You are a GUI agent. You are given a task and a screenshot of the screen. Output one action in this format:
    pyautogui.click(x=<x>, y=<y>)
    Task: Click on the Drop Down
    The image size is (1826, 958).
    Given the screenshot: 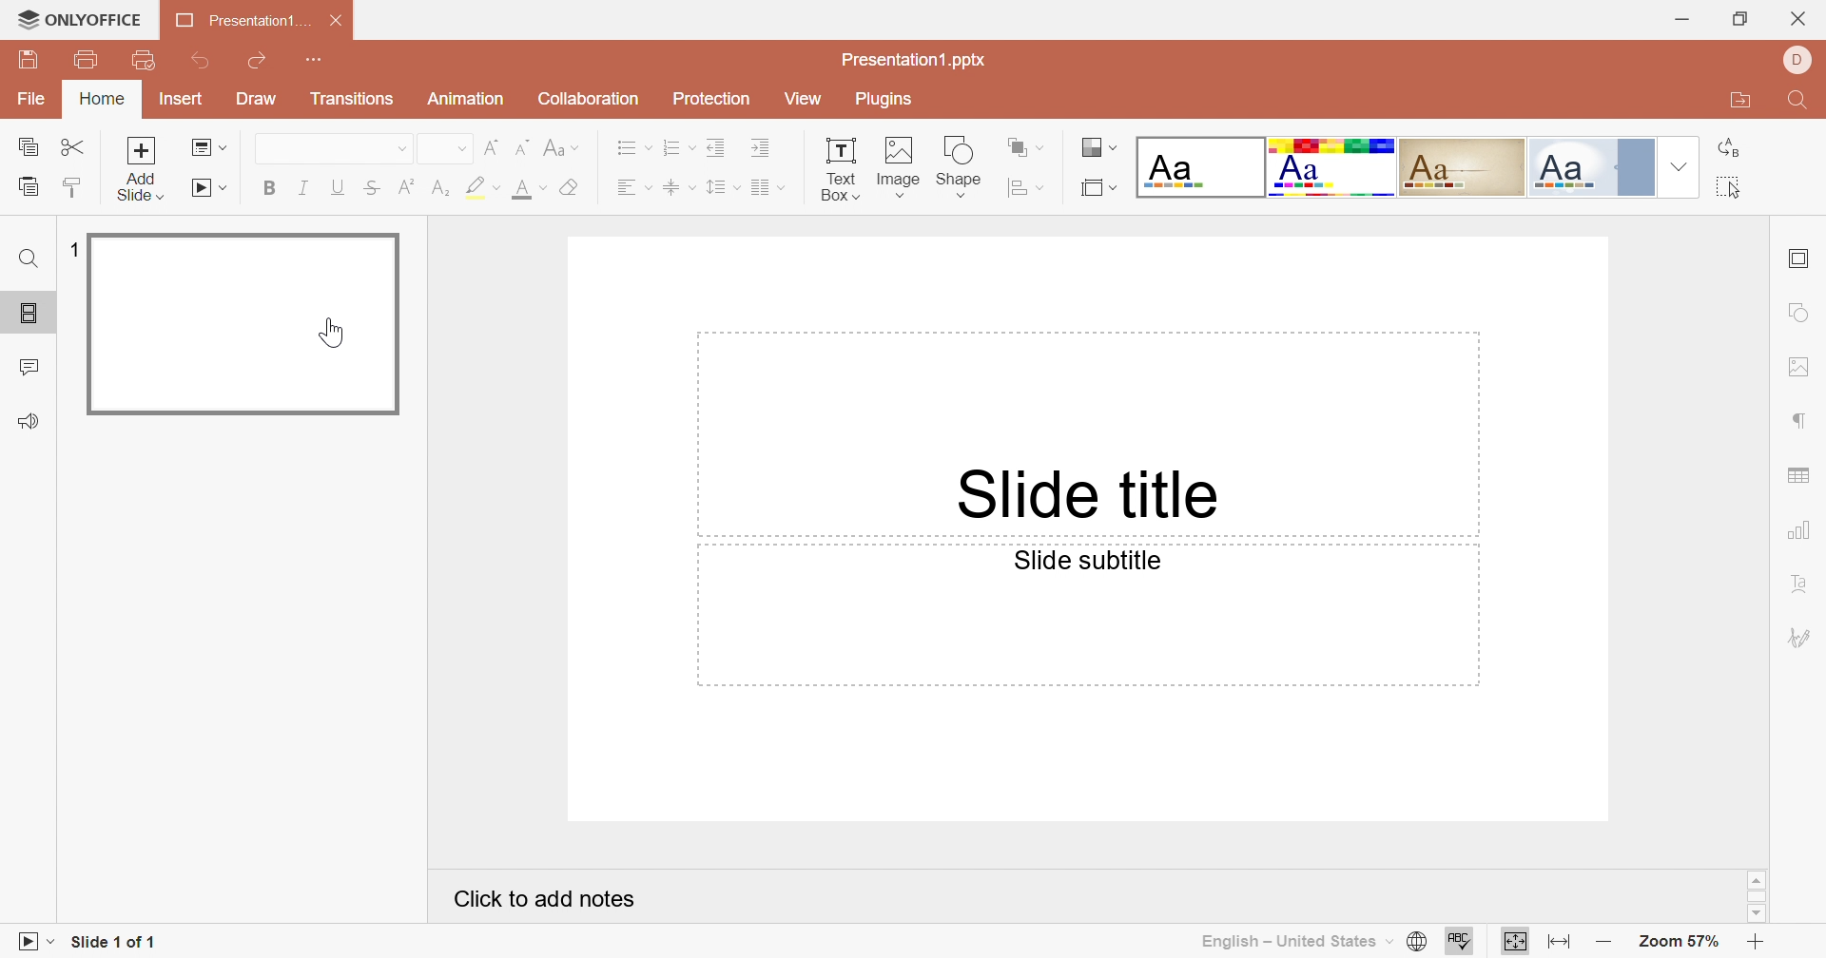 What is the action you would take?
    pyautogui.click(x=543, y=187)
    